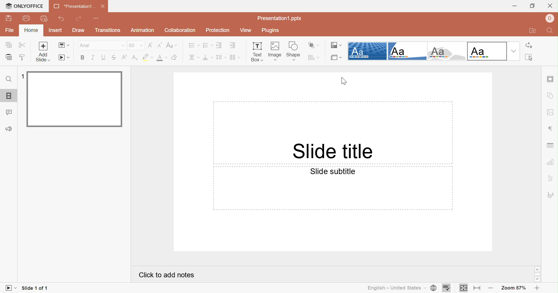 The width and height of the screenshot is (558, 293). Describe the element at coordinates (447, 288) in the screenshot. I see `Spell checking` at that location.